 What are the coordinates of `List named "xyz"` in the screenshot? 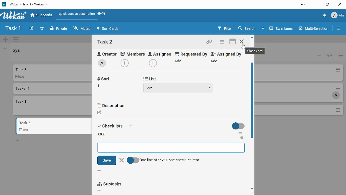 It's located at (20, 53).